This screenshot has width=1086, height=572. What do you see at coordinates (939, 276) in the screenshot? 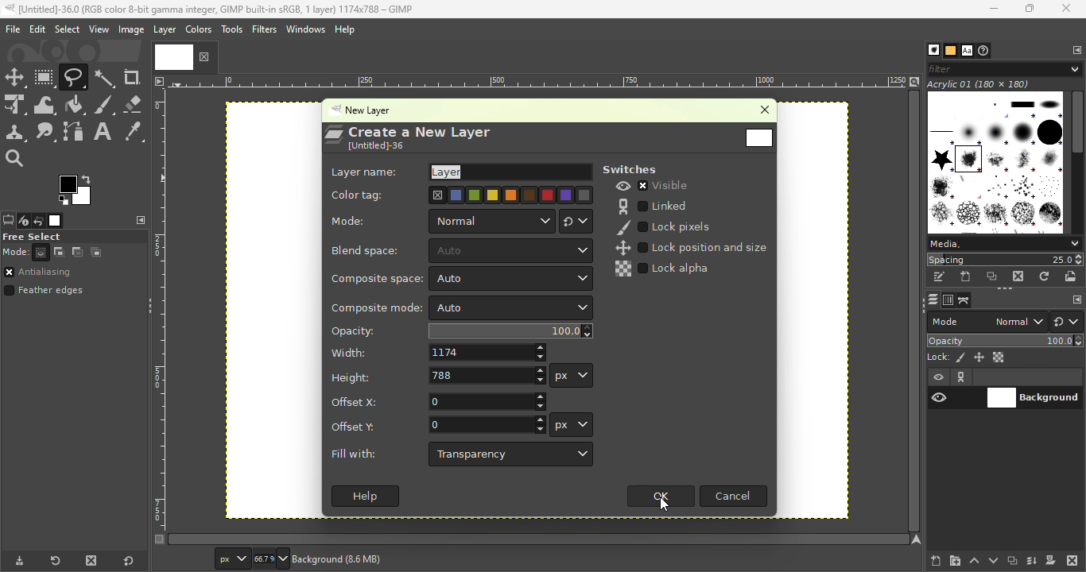
I see `Edit this brush` at bounding box center [939, 276].